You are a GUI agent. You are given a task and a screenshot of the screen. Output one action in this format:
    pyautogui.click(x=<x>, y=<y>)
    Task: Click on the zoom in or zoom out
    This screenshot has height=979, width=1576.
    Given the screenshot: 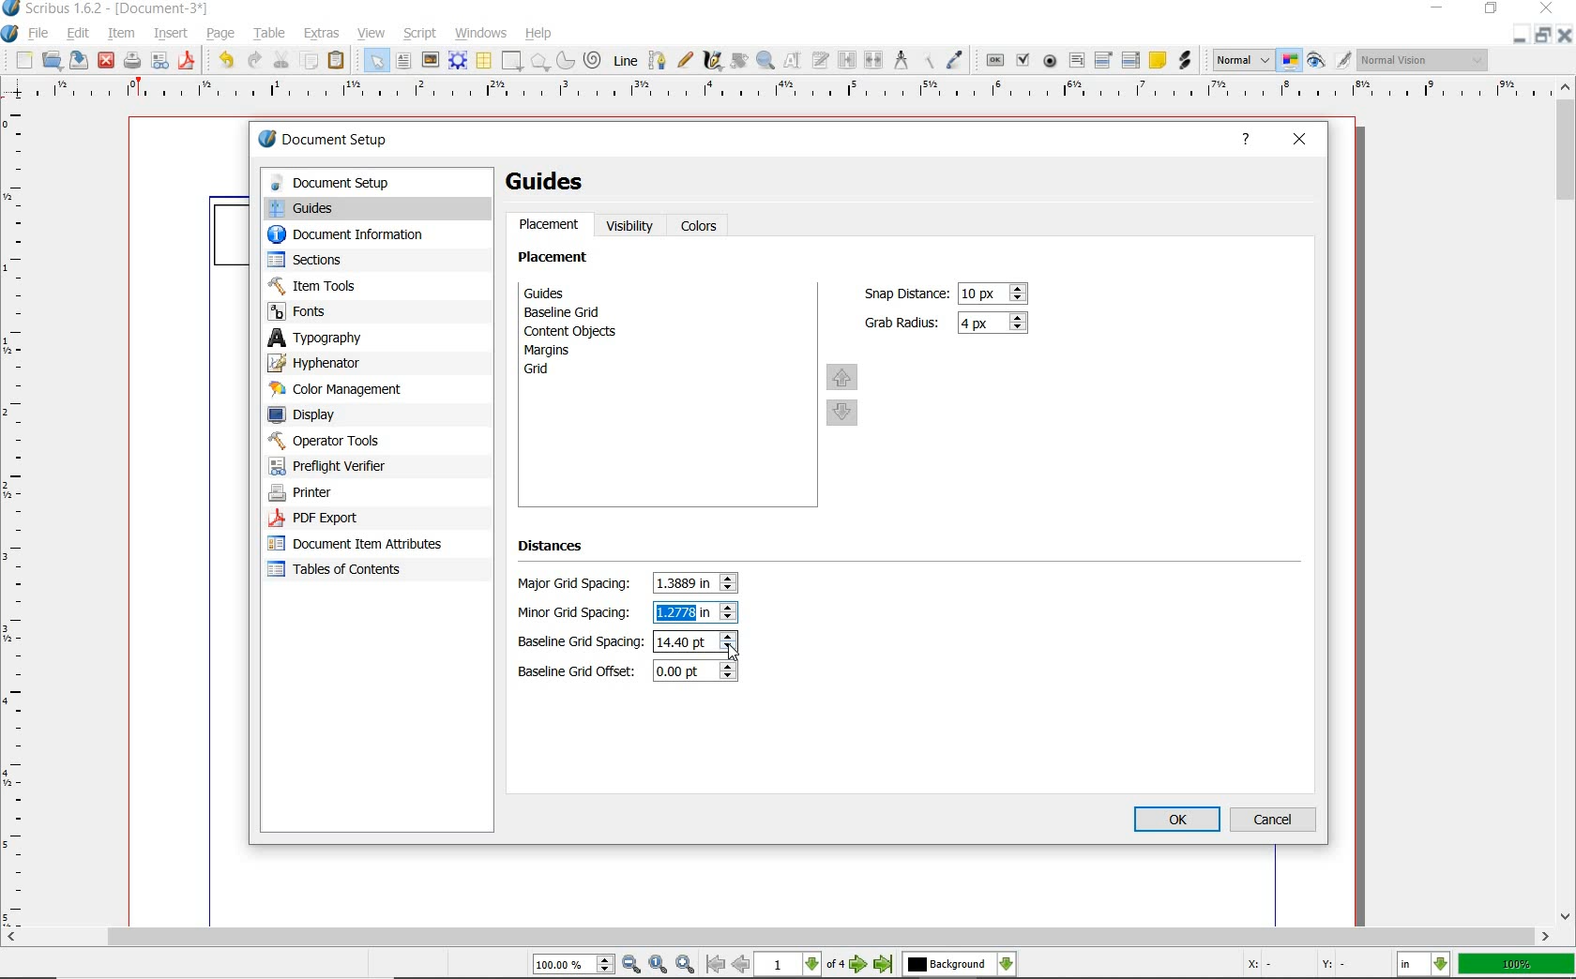 What is the action you would take?
    pyautogui.click(x=766, y=62)
    